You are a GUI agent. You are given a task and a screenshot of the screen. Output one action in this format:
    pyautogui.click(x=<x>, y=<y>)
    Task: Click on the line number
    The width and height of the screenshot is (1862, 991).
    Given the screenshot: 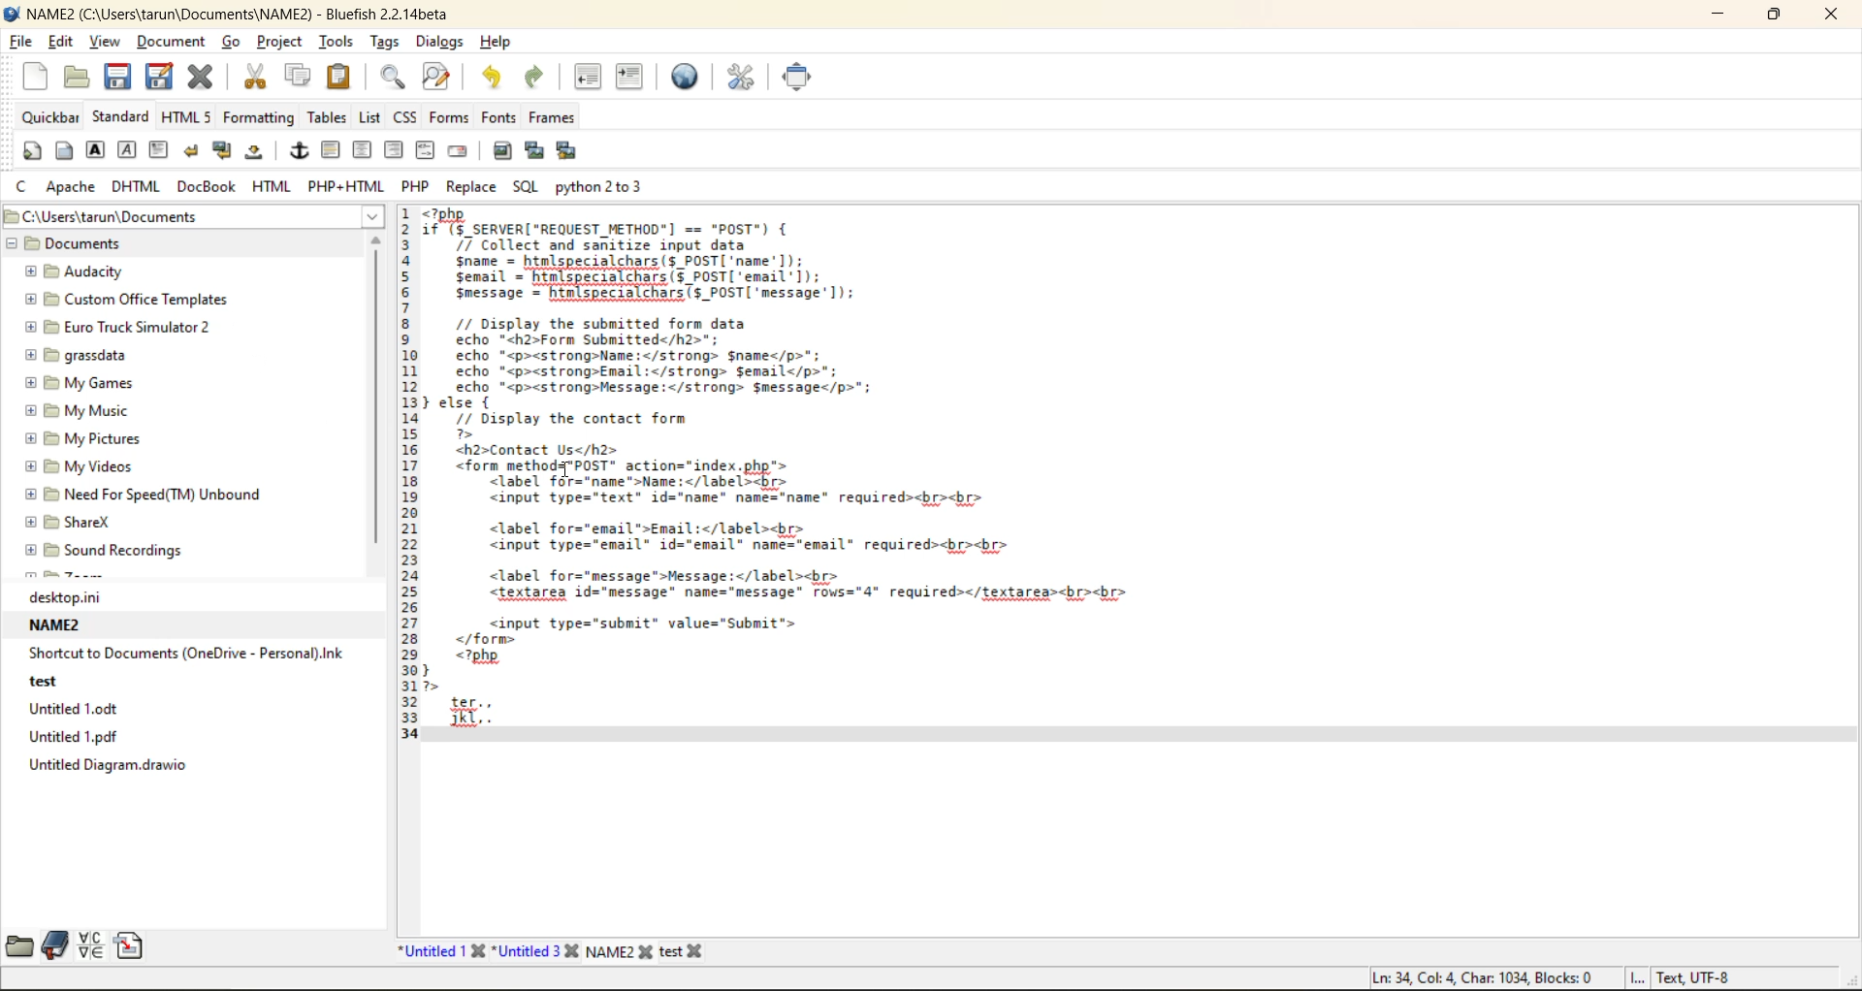 What is the action you would take?
    pyautogui.click(x=406, y=479)
    